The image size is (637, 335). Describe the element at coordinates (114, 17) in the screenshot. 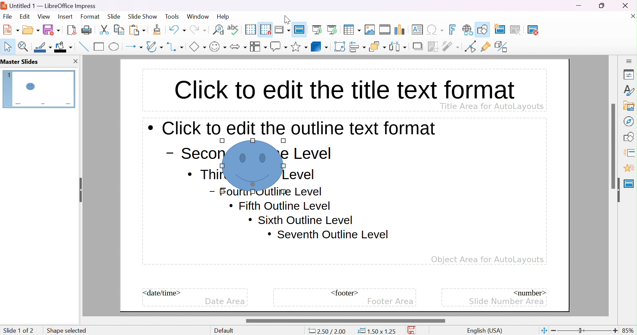

I see `slide` at that location.